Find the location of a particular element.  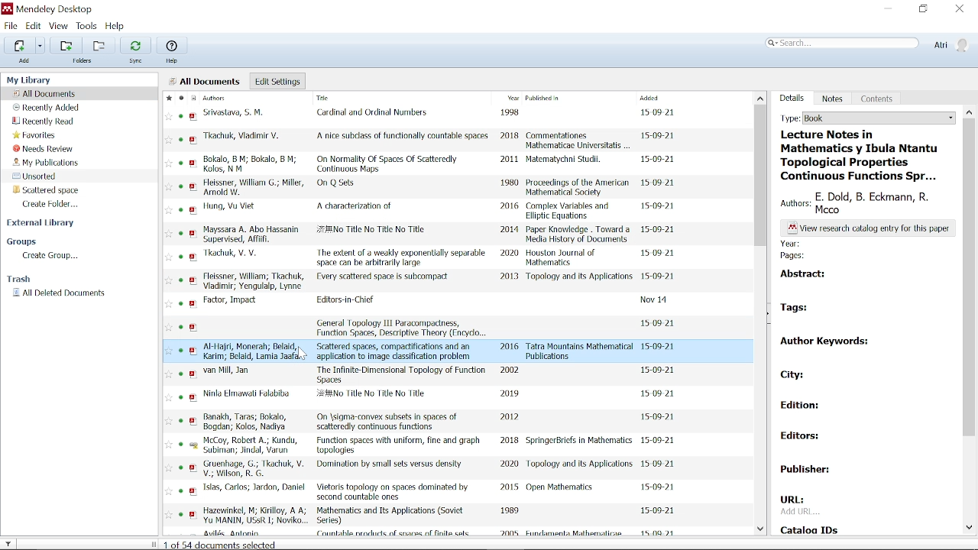

Vertical scrollbar for details is located at coordinates (970, 277).